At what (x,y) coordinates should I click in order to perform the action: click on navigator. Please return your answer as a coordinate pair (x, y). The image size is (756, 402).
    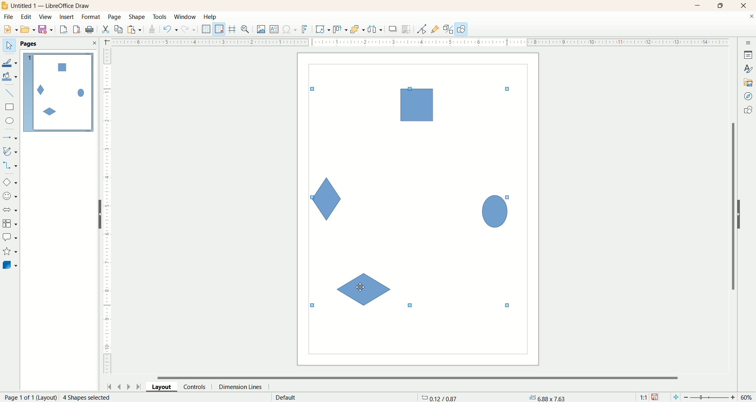
    Looking at the image, I should click on (749, 97).